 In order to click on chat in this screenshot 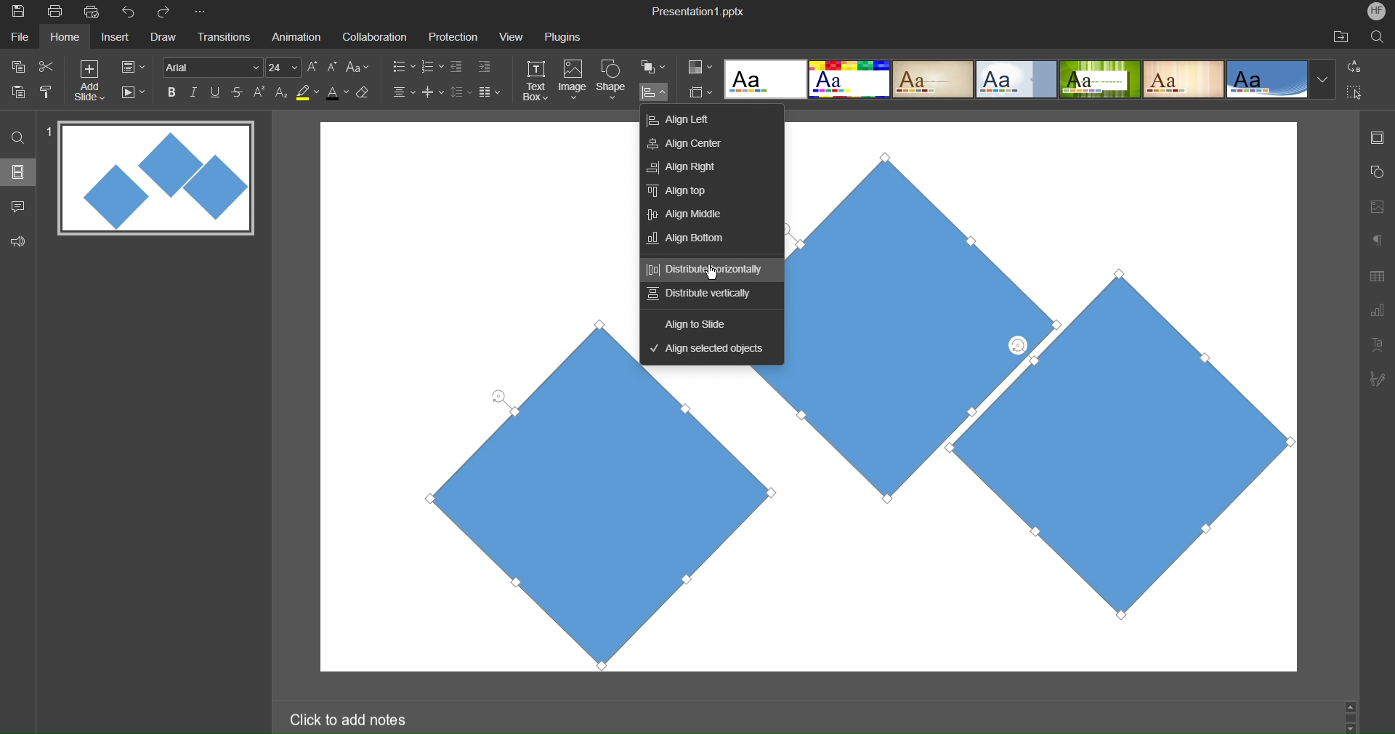, I will do `click(20, 204)`.